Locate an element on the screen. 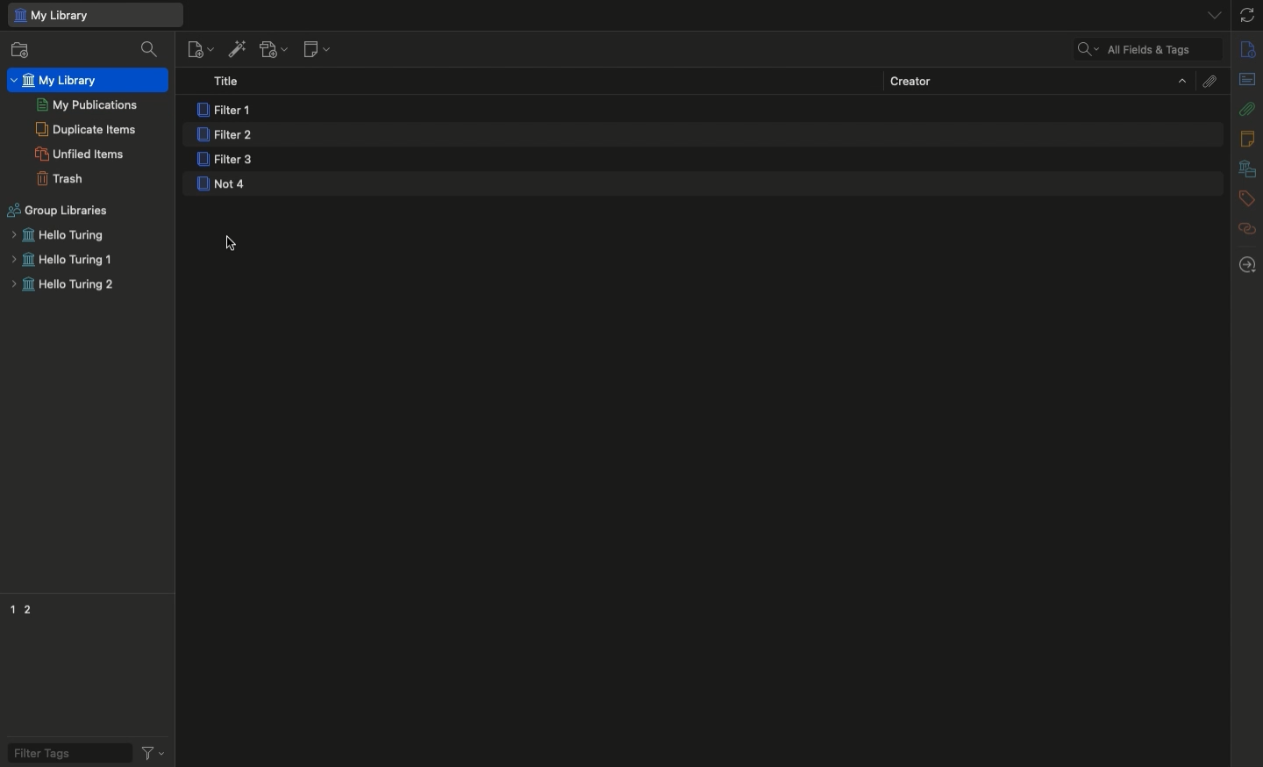 The height and width of the screenshot is (767, 1263). Creator is located at coordinates (1038, 80).